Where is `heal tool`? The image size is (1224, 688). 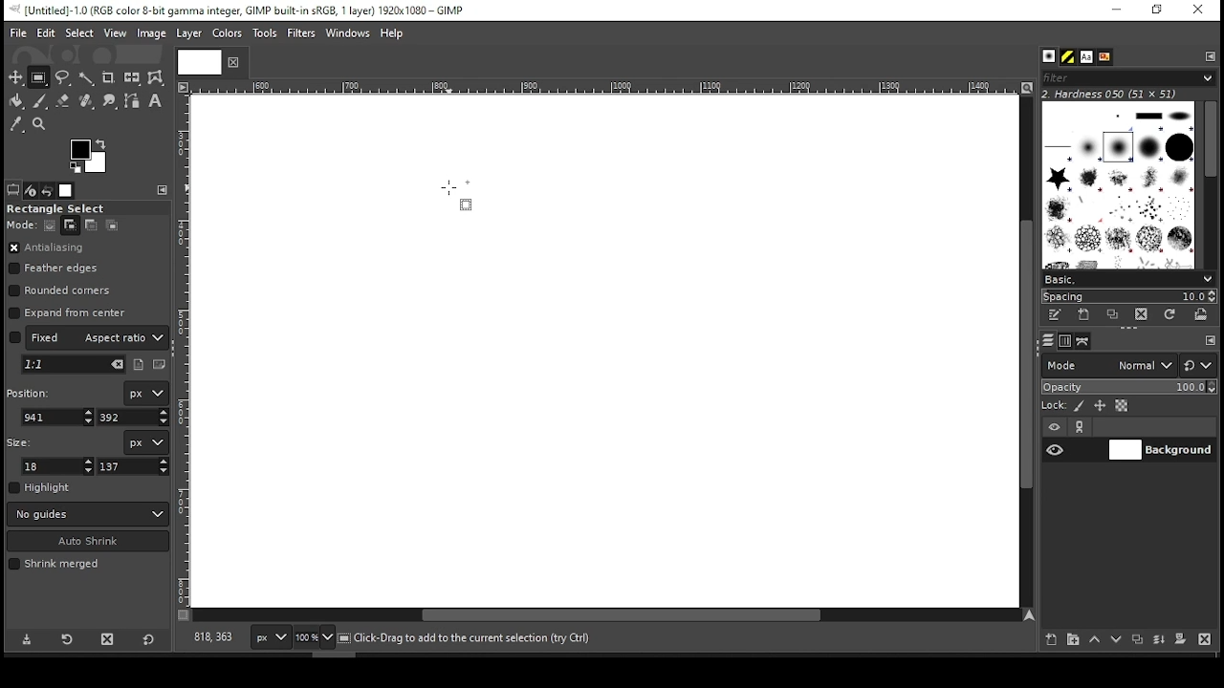
heal tool is located at coordinates (88, 102).